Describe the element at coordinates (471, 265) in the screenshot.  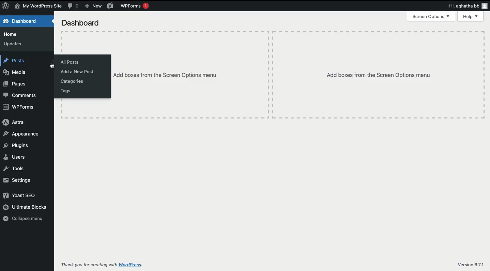
I see `Version 6.7.1` at that location.